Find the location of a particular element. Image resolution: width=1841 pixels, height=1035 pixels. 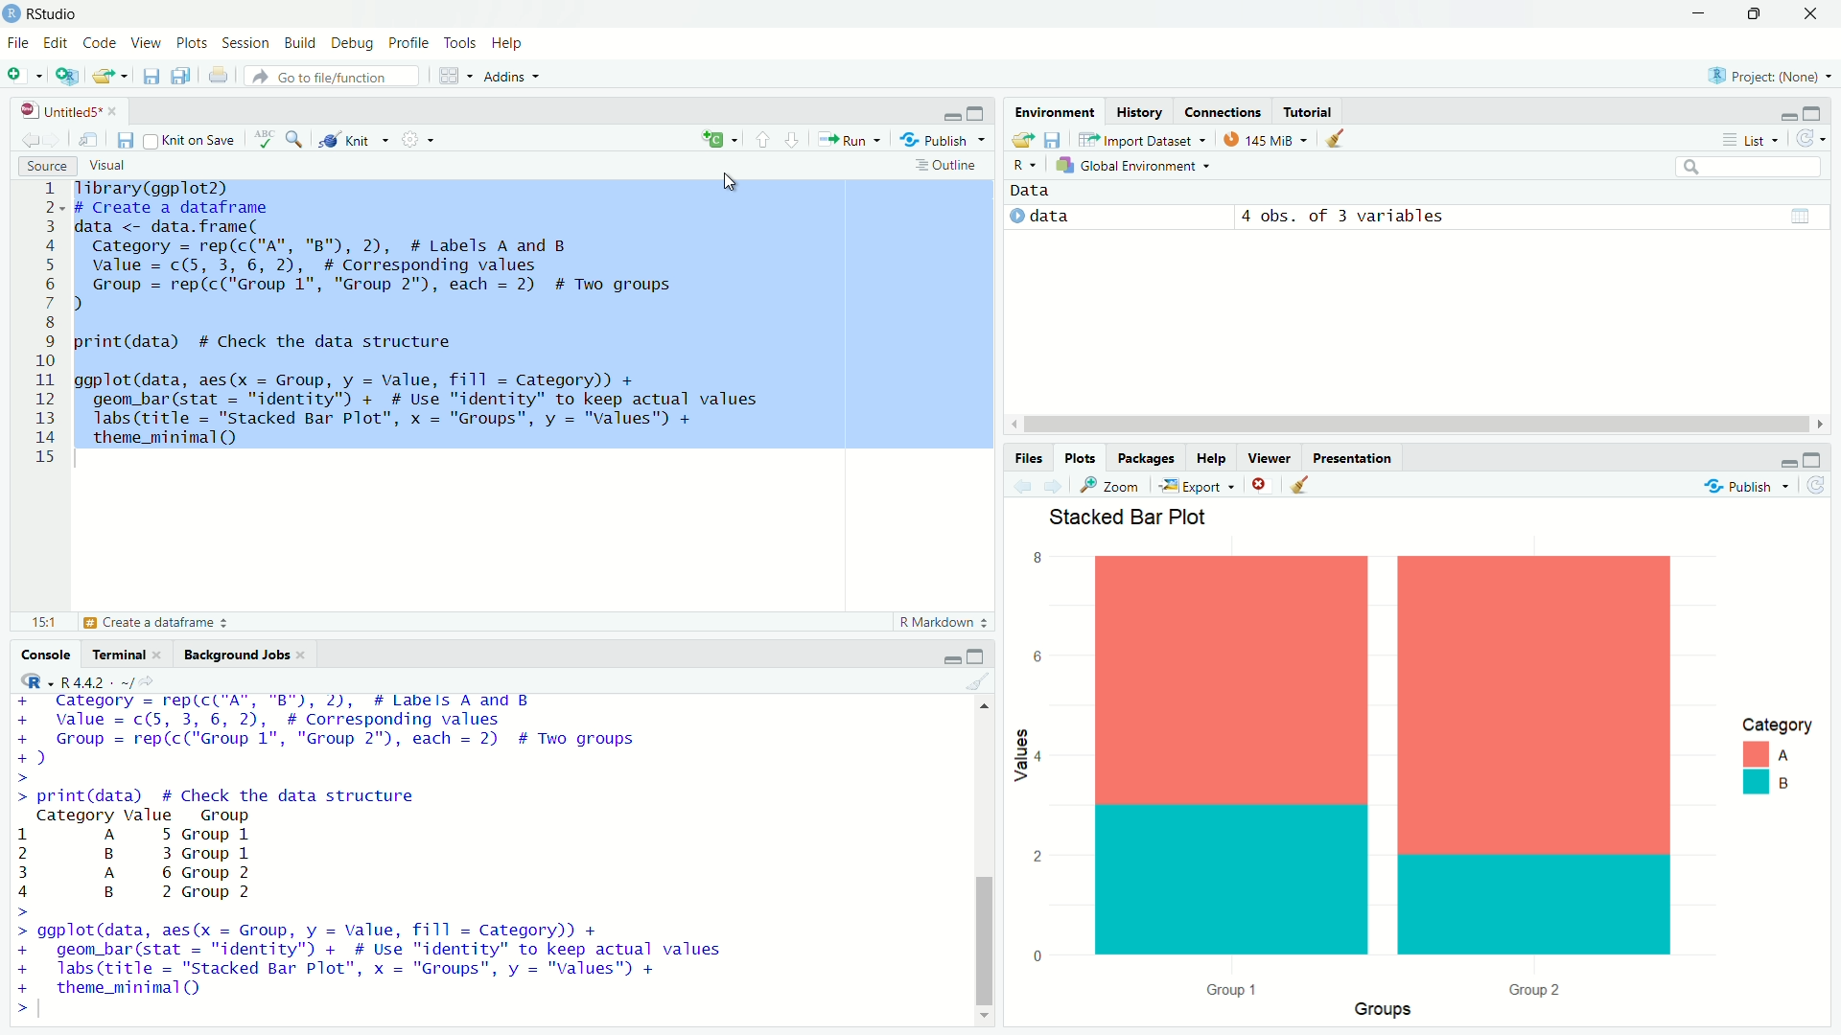

Go forward to the next source location (Ctrl + F10) is located at coordinates (1051, 484).